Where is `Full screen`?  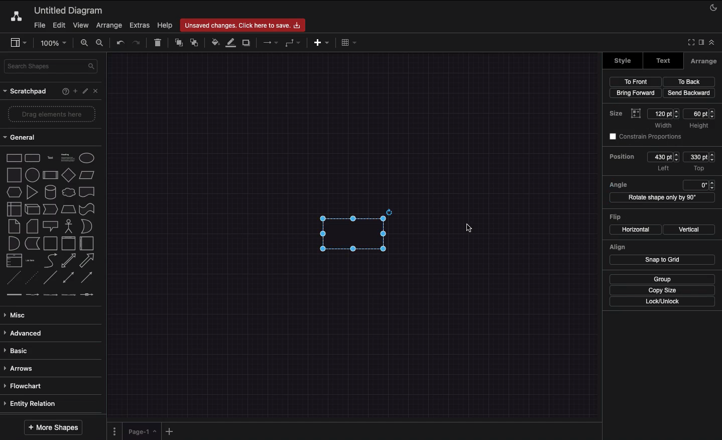 Full screen is located at coordinates (690, 43).